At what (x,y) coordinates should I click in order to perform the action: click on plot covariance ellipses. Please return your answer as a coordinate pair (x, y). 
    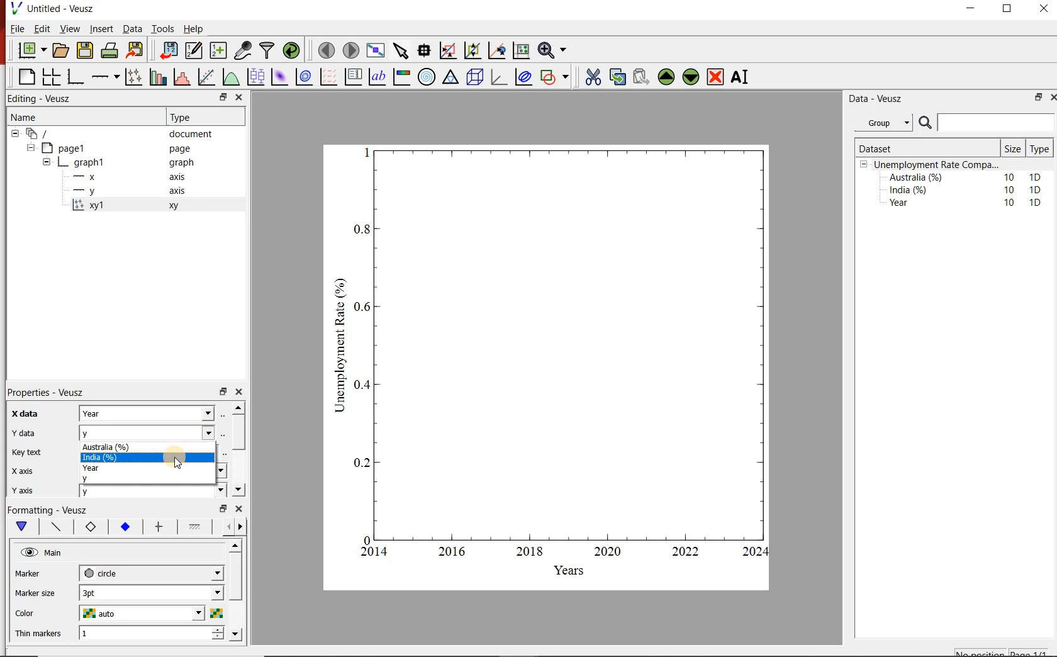
    Looking at the image, I should click on (524, 77).